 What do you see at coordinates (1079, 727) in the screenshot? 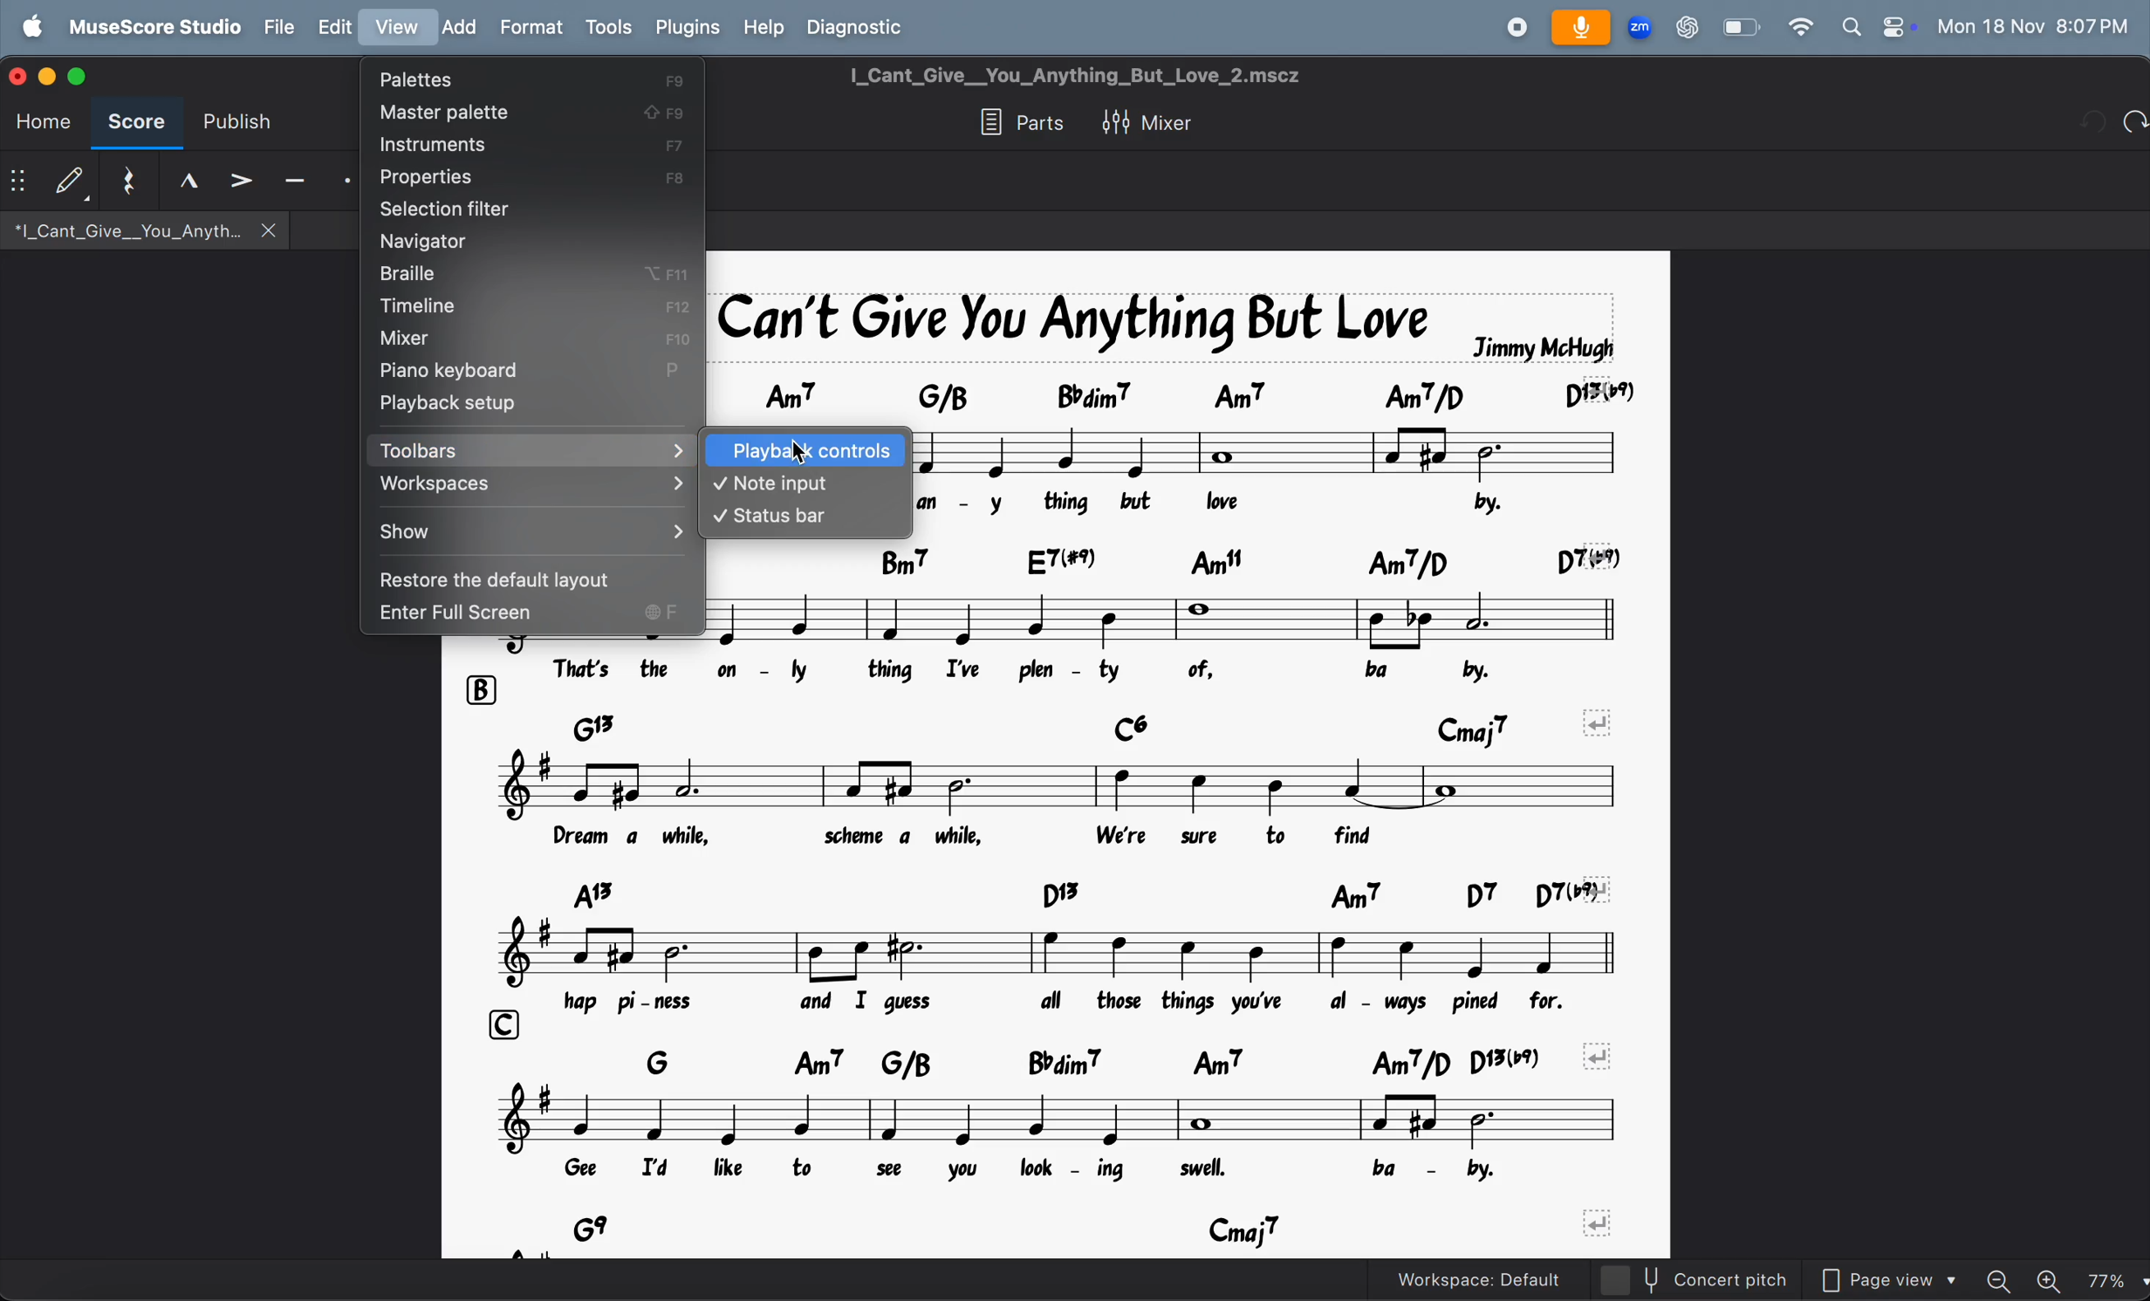
I see `chord symbols` at bounding box center [1079, 727].